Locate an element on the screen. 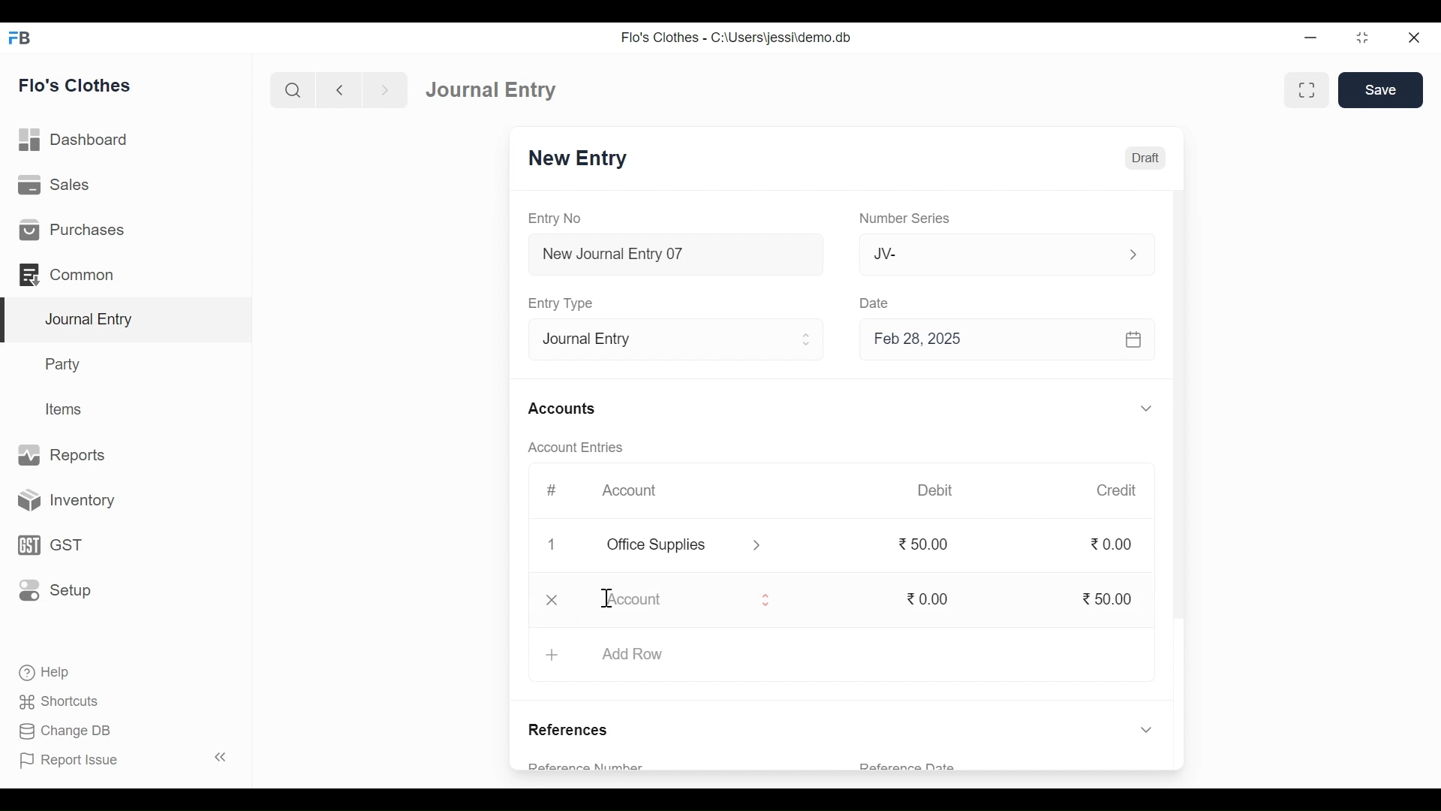 The height and width of the screenshot is (811, 1441). # is located at coordinates (552, 489).